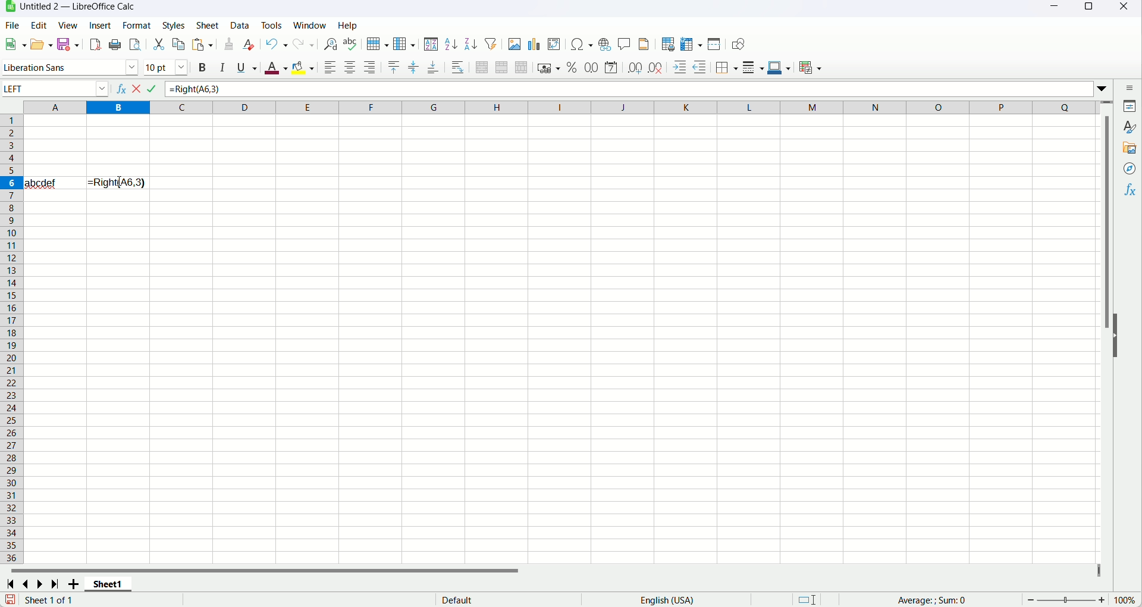 The width and height of the screenshot is (1142, 607). What do you see at coordinates (158, 45) in the screenshot?
I see `cut` at bounding box center [158, 45].